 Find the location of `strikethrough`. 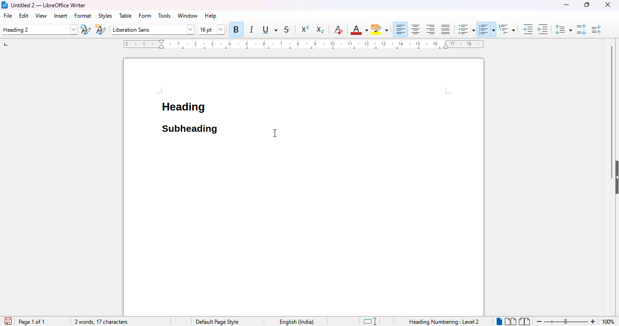

strikethrough is located at coordinates (287, 30).